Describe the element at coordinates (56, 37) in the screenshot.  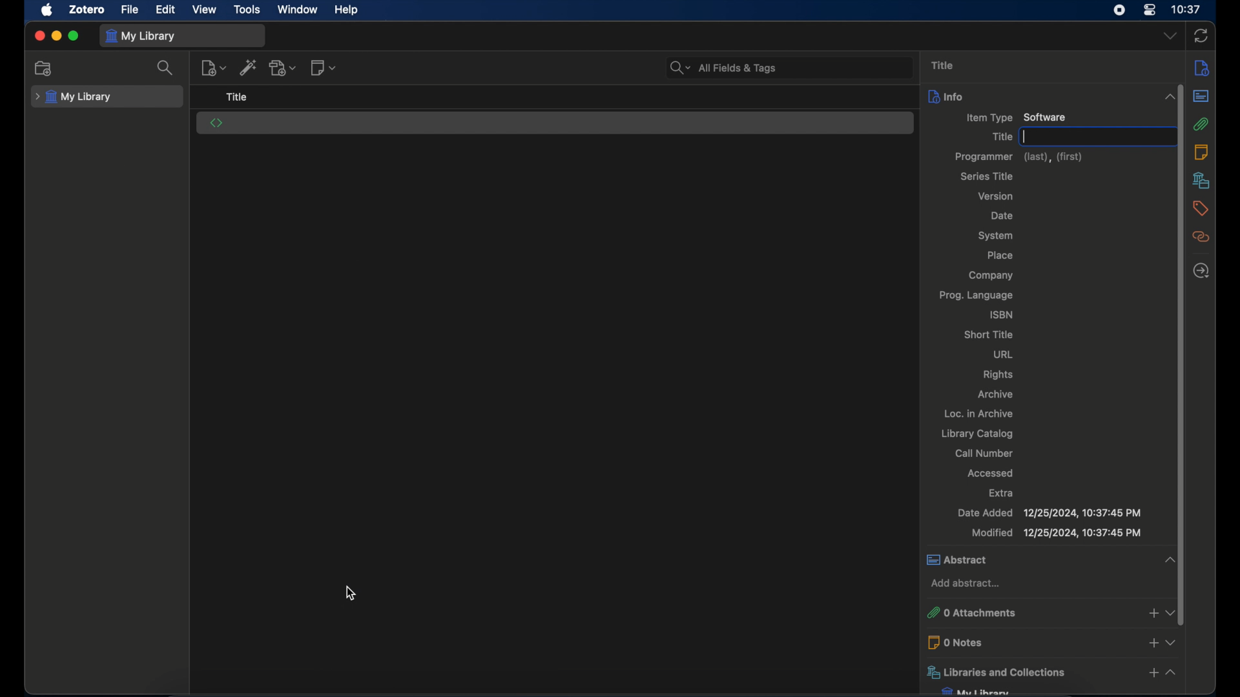
I see `minimize` at that location.